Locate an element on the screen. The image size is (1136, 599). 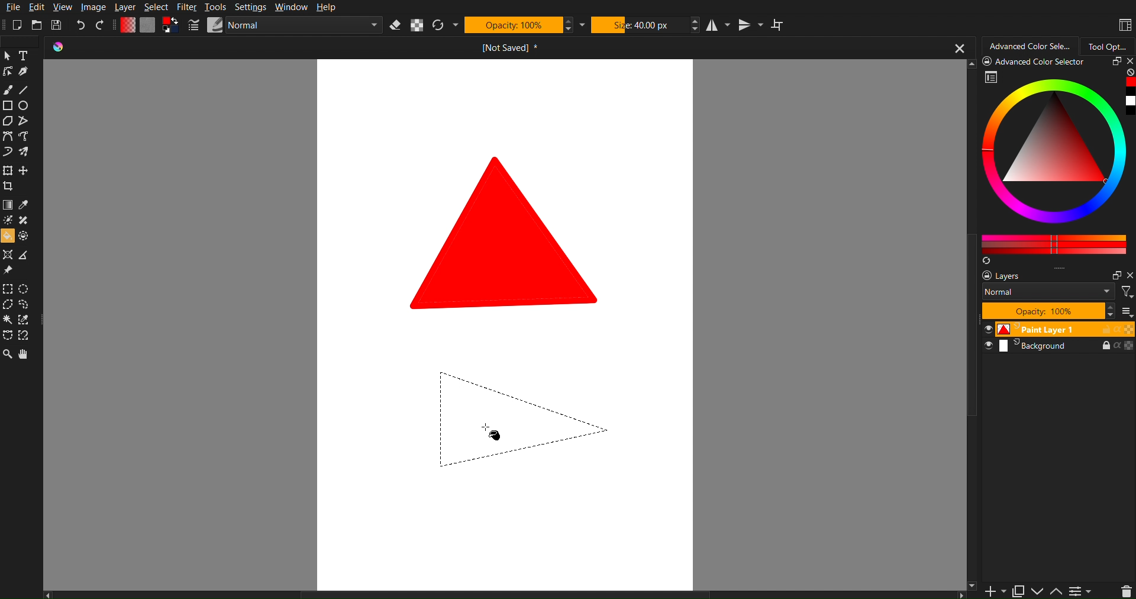
Alpha is located at coordinates (417, 25).